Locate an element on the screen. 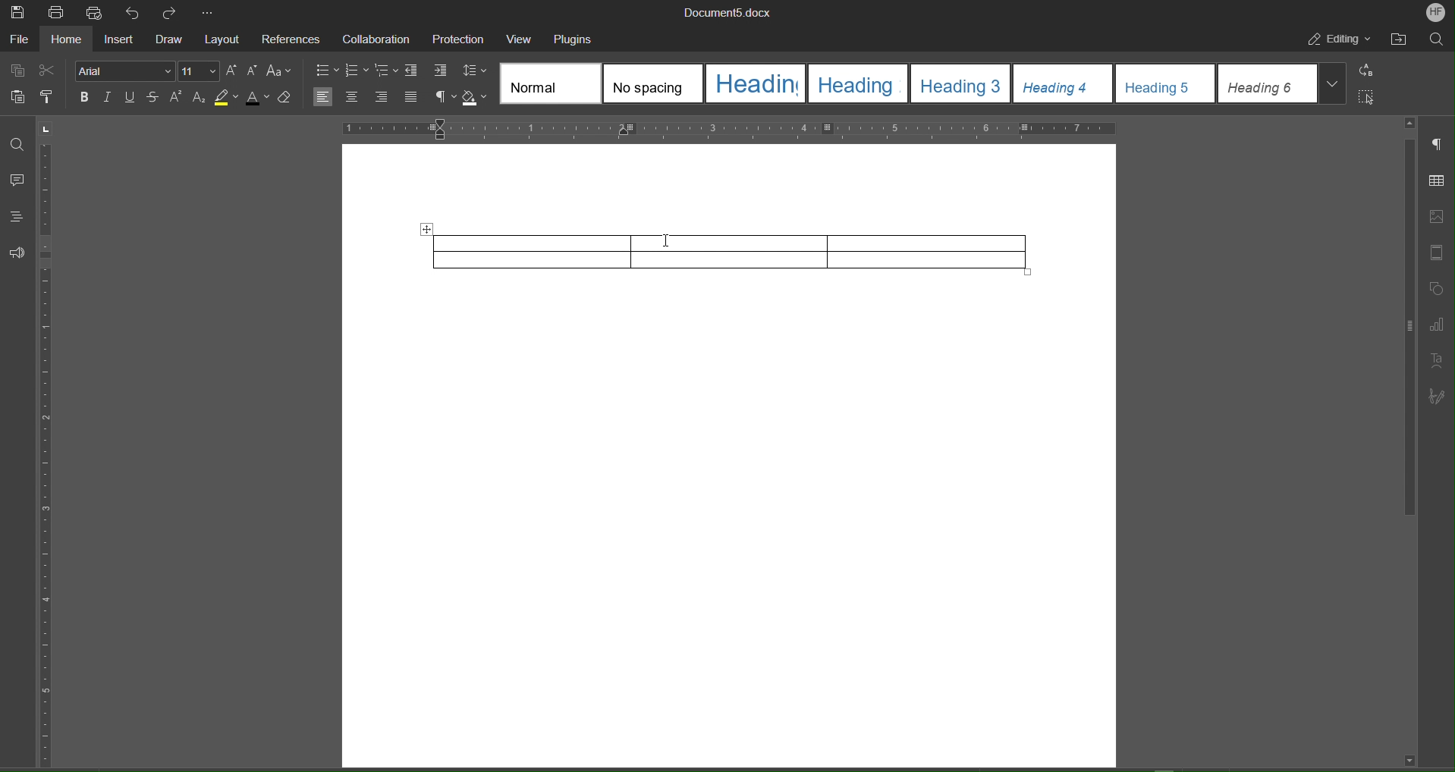 Image resolution: width=1455 pixels, height=772 pixels. Cursor is located at coordinates (666, 241).